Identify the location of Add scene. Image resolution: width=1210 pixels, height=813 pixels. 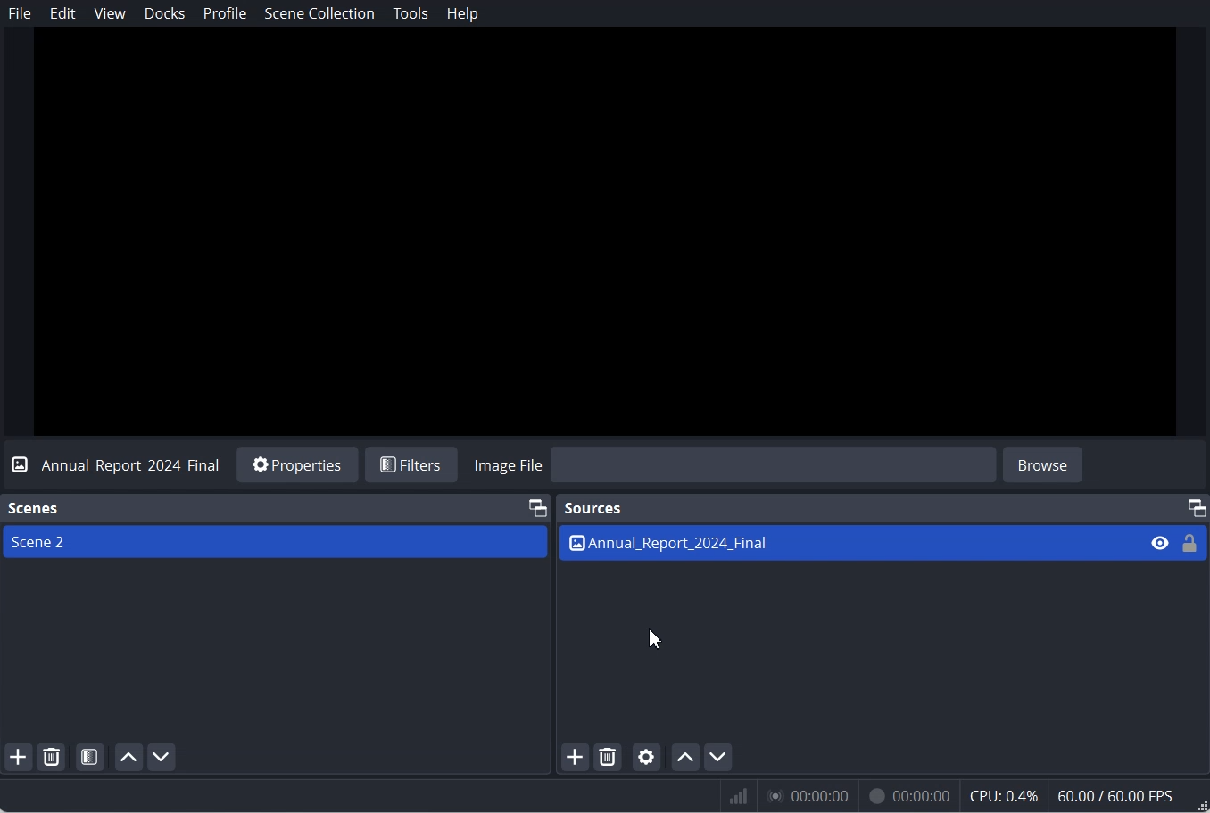
(17, 756).